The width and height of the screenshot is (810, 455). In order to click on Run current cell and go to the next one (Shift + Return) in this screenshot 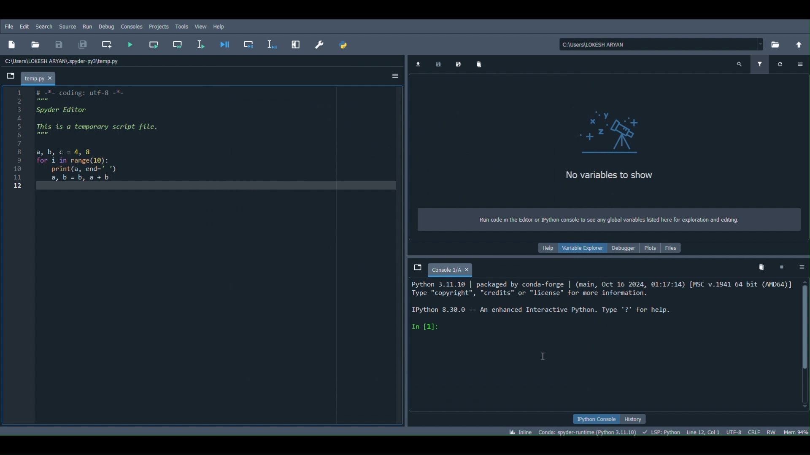, I will do `click(178, 45)`.